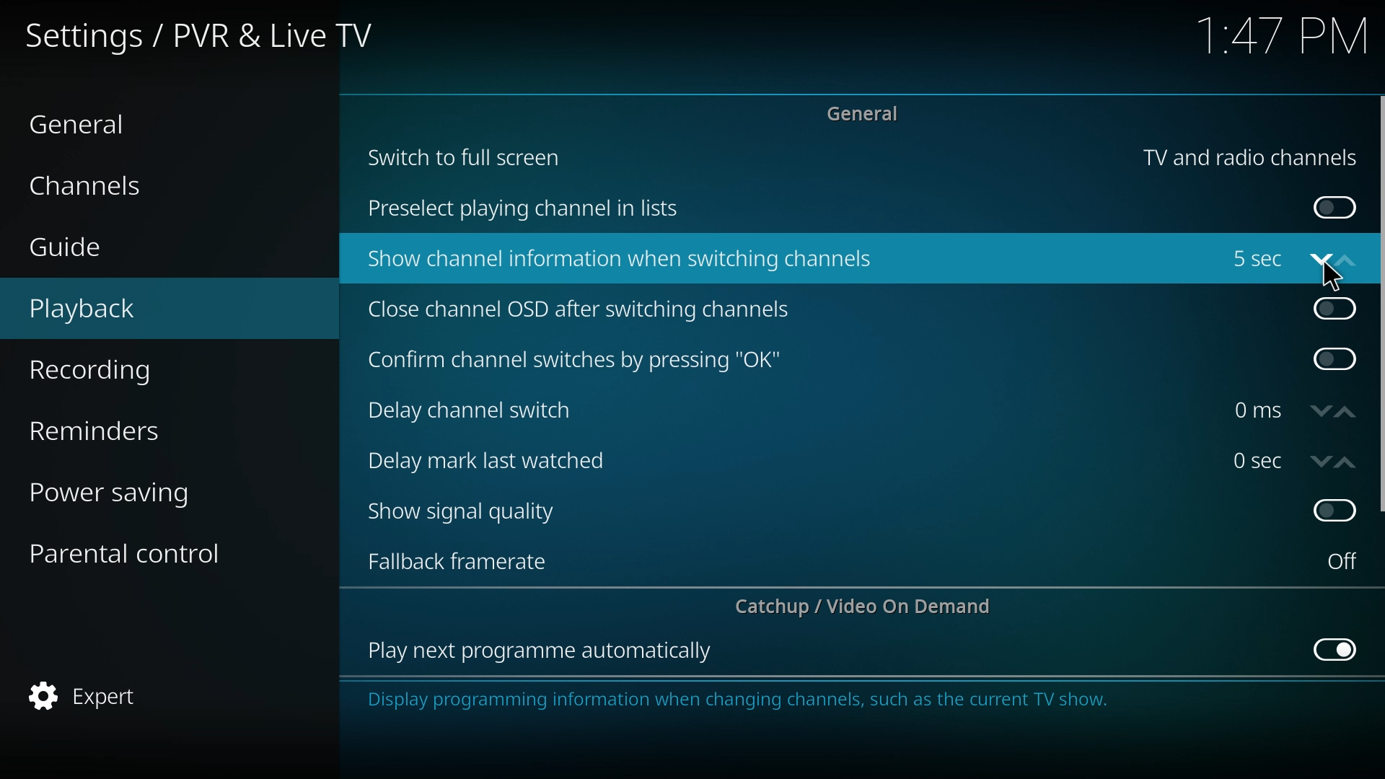 The width and height of the screenshot is (1385, 779). I want to click on cursor, so click(1335, 275).